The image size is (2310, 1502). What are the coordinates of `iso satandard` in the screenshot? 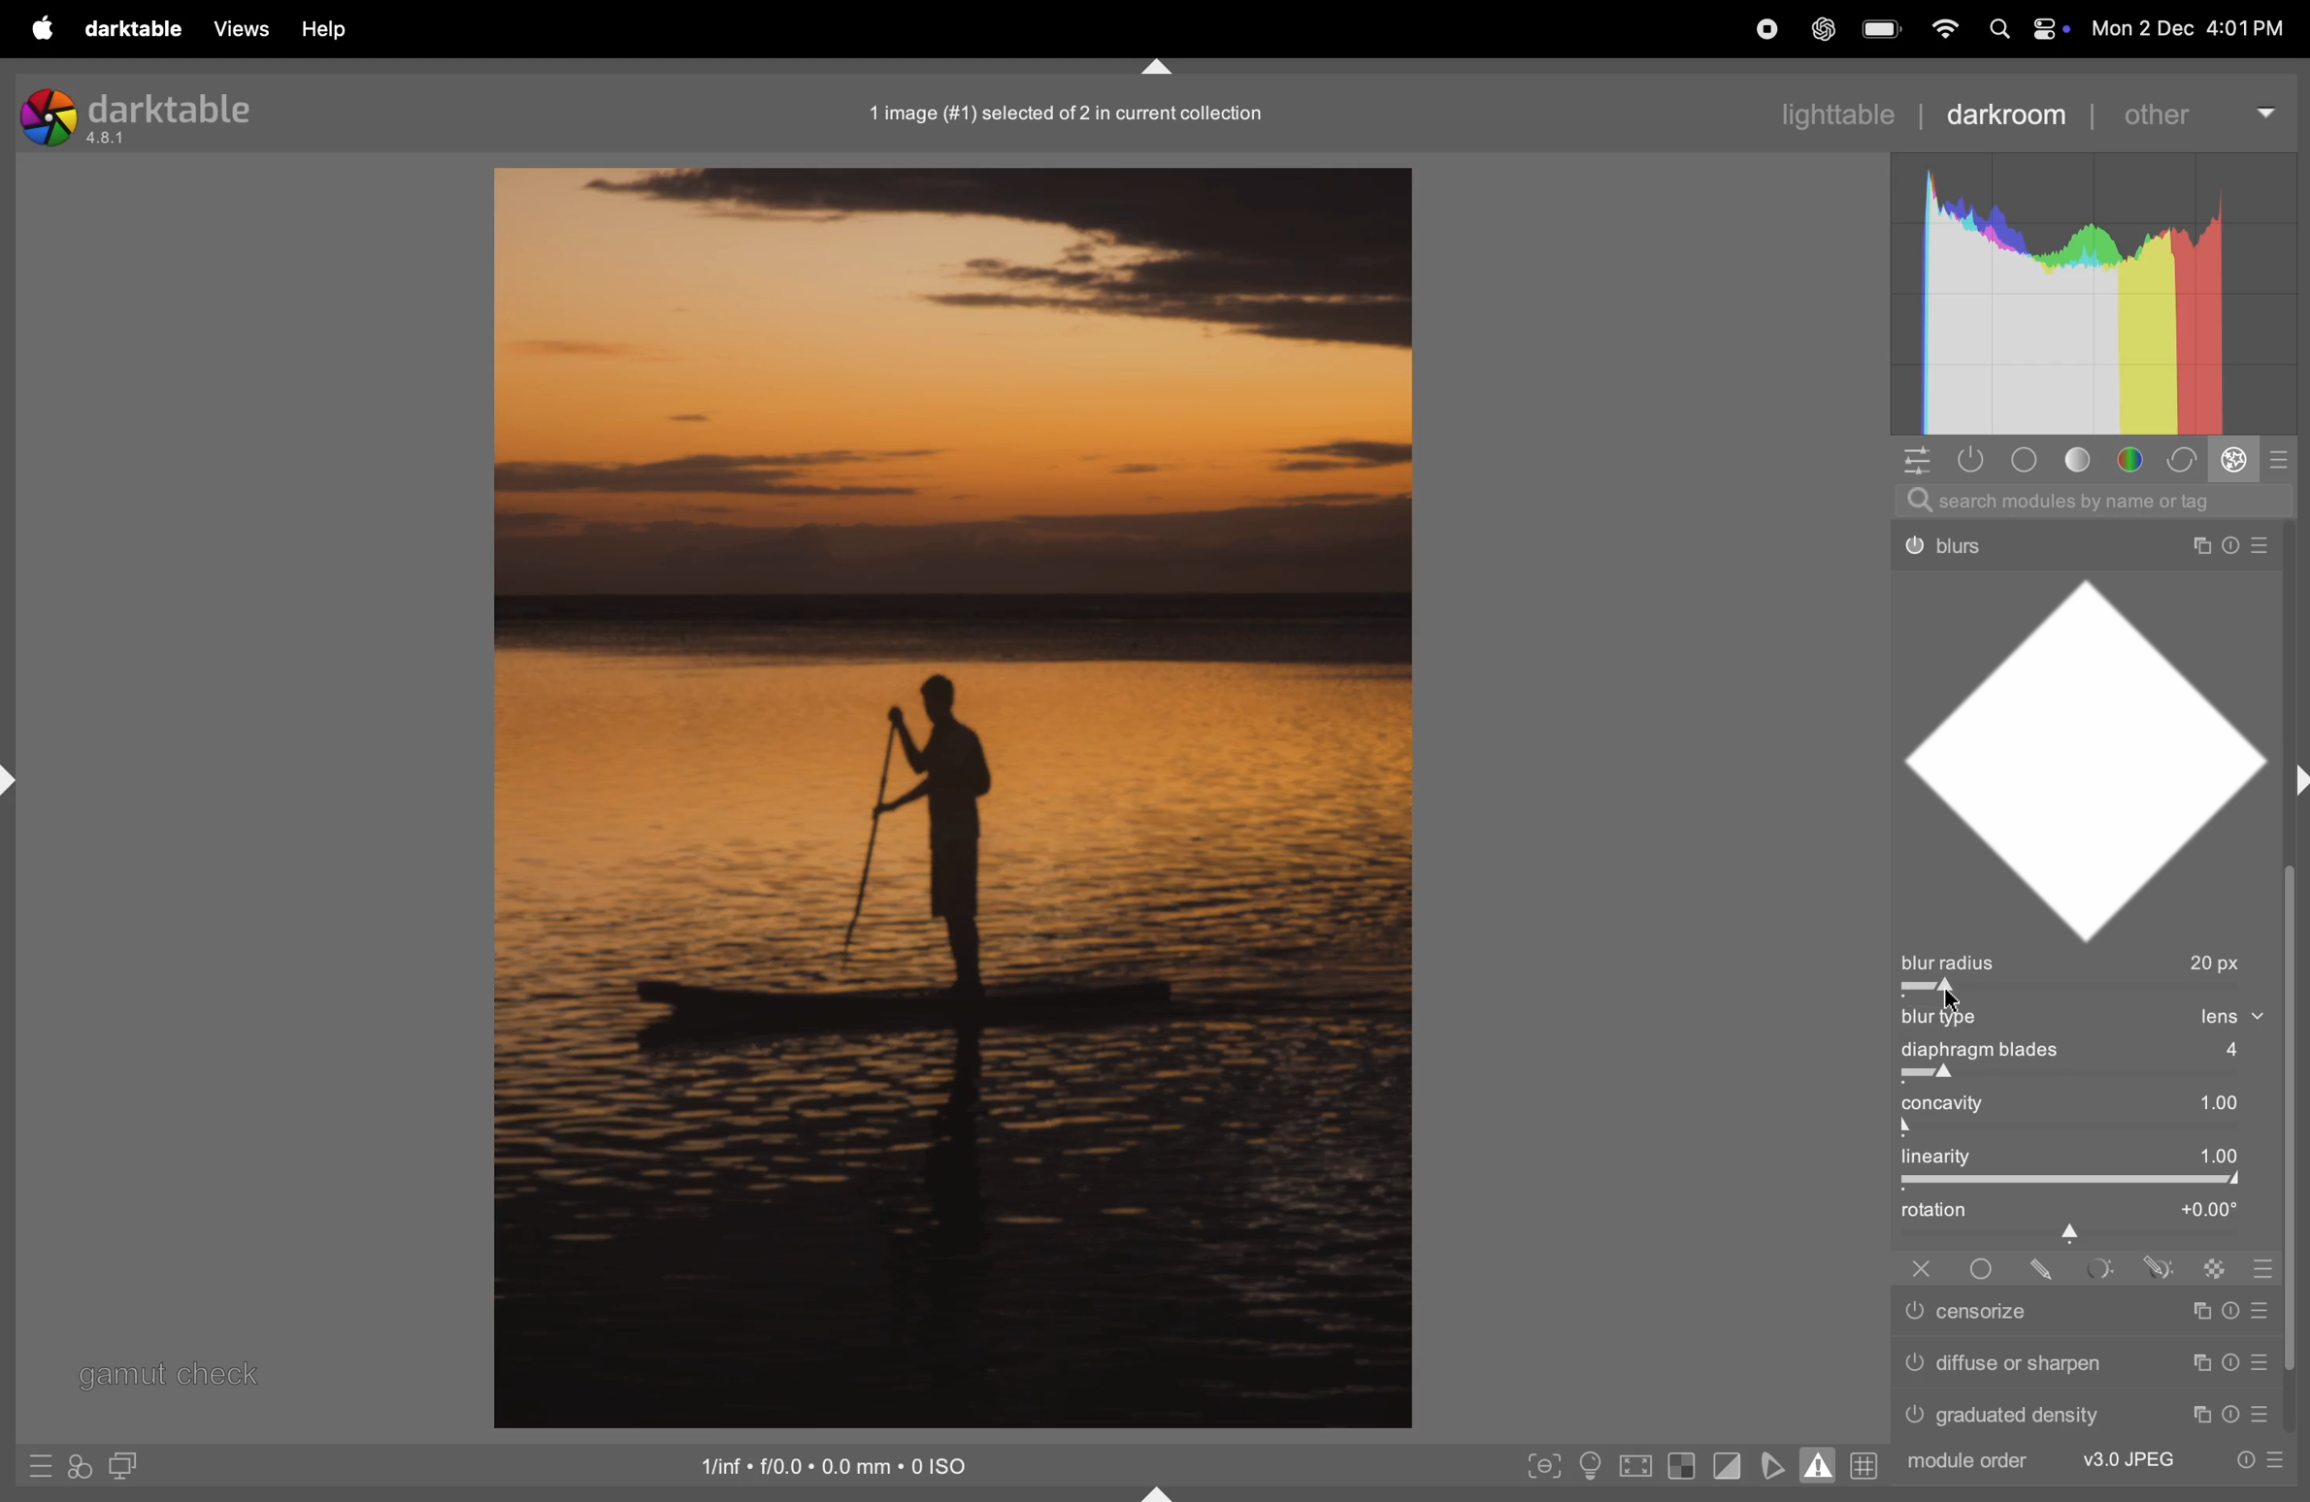 It's located at (837, 1463).